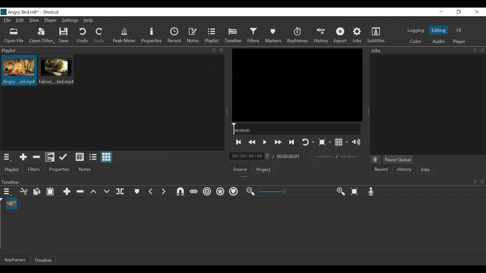  I want to click on Play forward quickly, so click(278, 142).